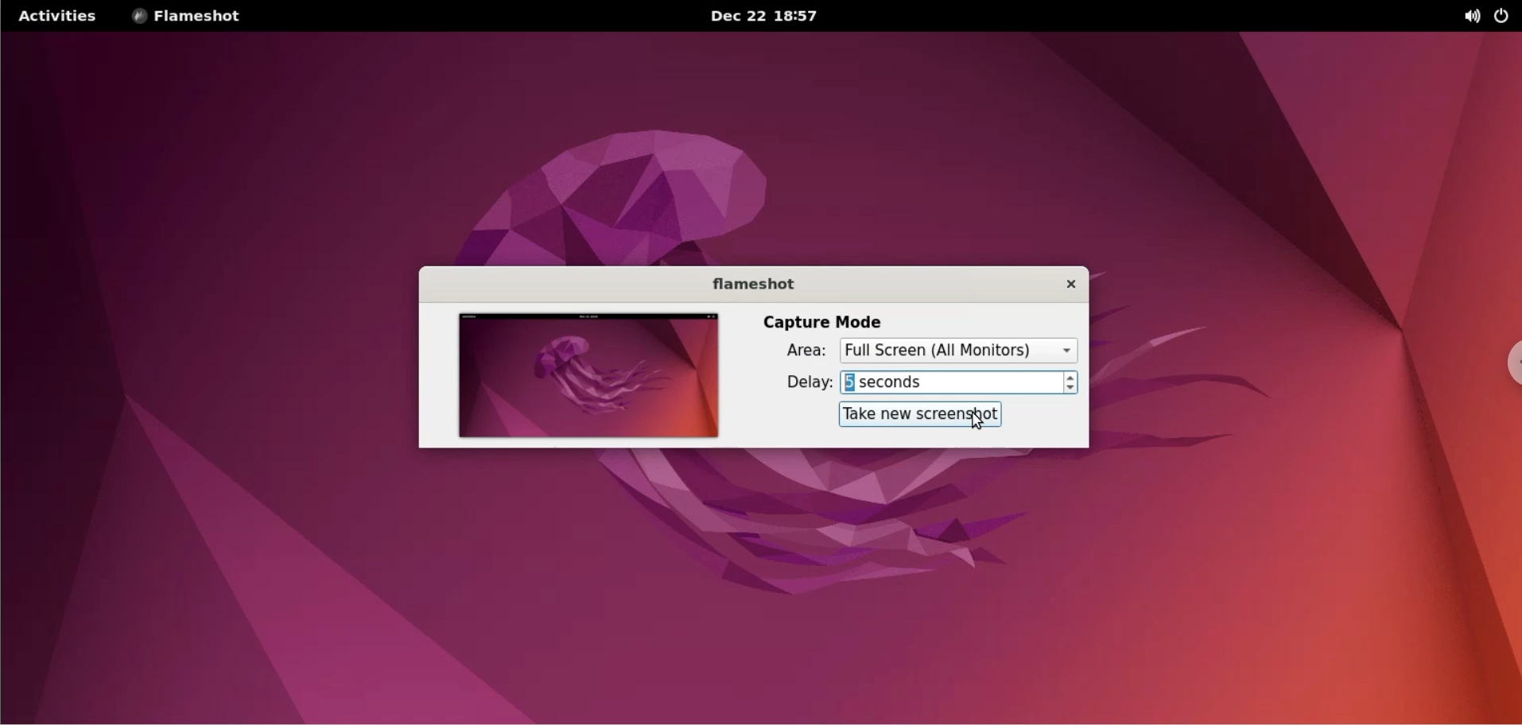 The image size is (1522, 725). What do you see at coordinates (1474, 16) in the screenshot?
I see `sound options` at bounding box center [1474, 16].